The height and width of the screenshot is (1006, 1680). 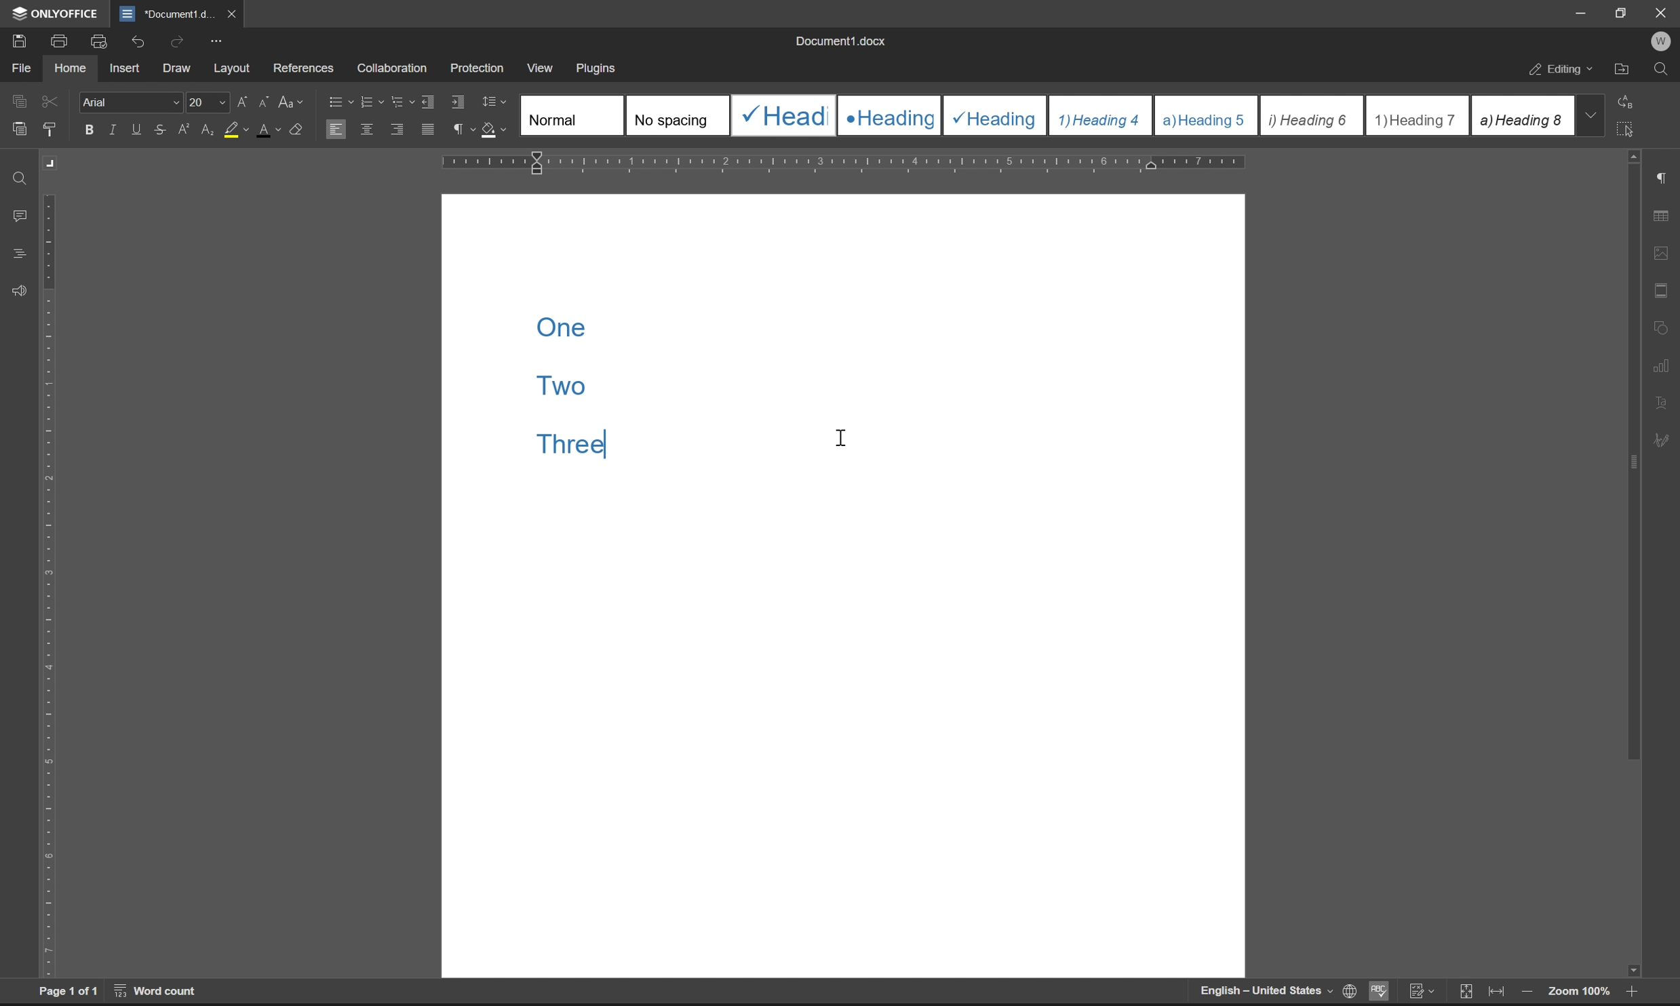 What do you see at coordinates (115, 129) in the screenshot?
I see `italic` at bounding box center [115, 129].